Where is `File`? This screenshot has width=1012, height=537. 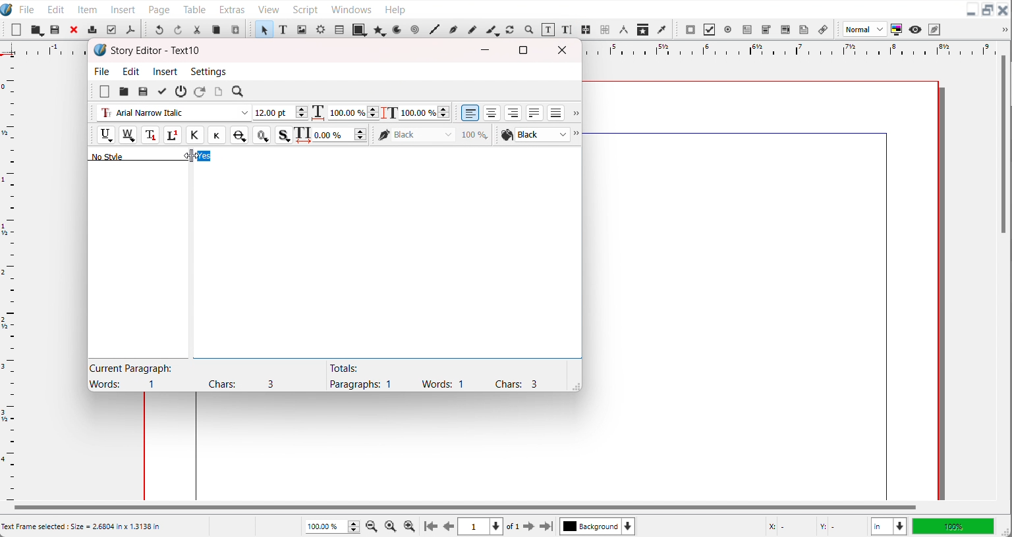
File is located at coordinates (27, 9).